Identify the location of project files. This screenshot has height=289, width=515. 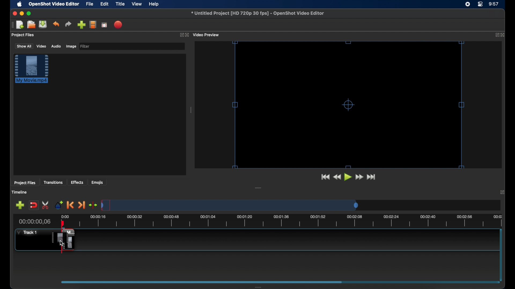
(25, 183).